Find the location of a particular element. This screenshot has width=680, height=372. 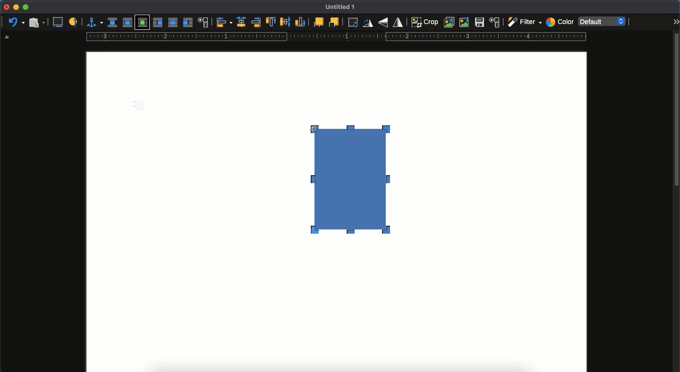

default is located at coordinates (603, 21).